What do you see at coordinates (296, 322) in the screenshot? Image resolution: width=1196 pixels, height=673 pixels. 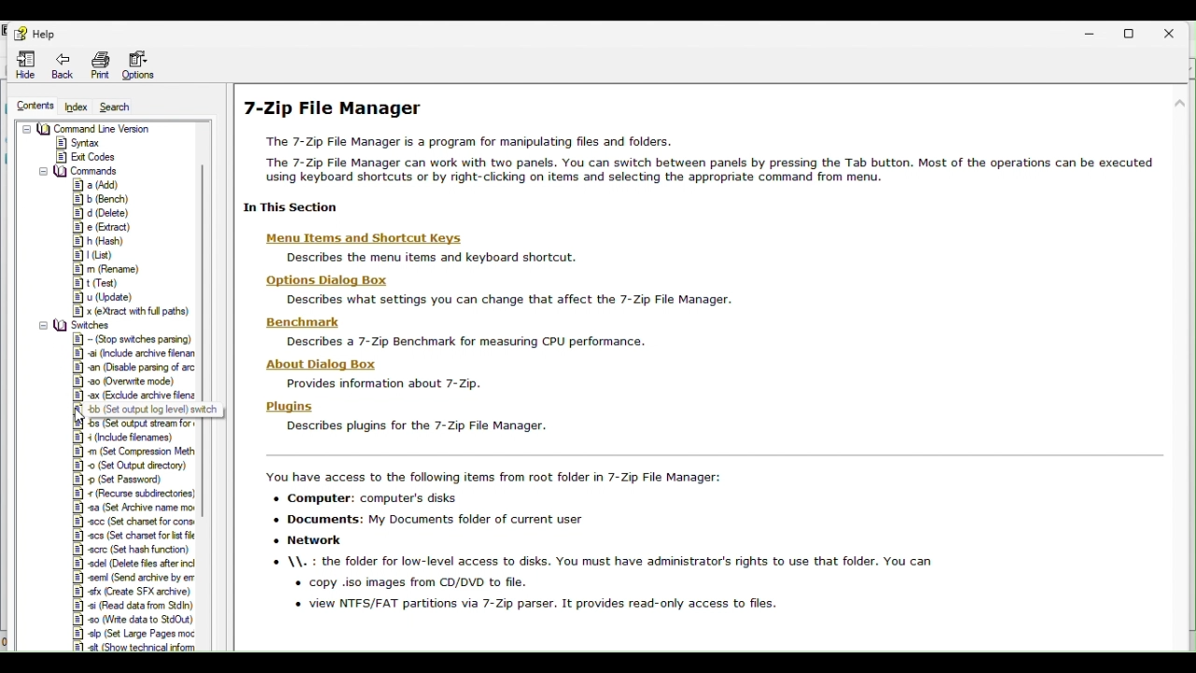 I see `Benchmark` at bounding box center [296, 322].